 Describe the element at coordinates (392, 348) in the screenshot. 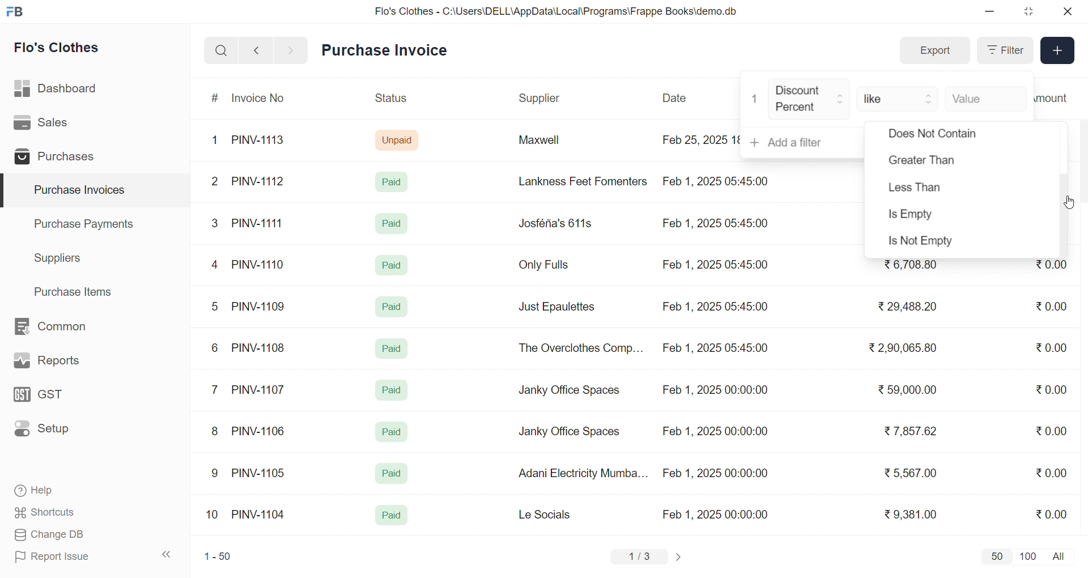

I see `Paid` at that location.